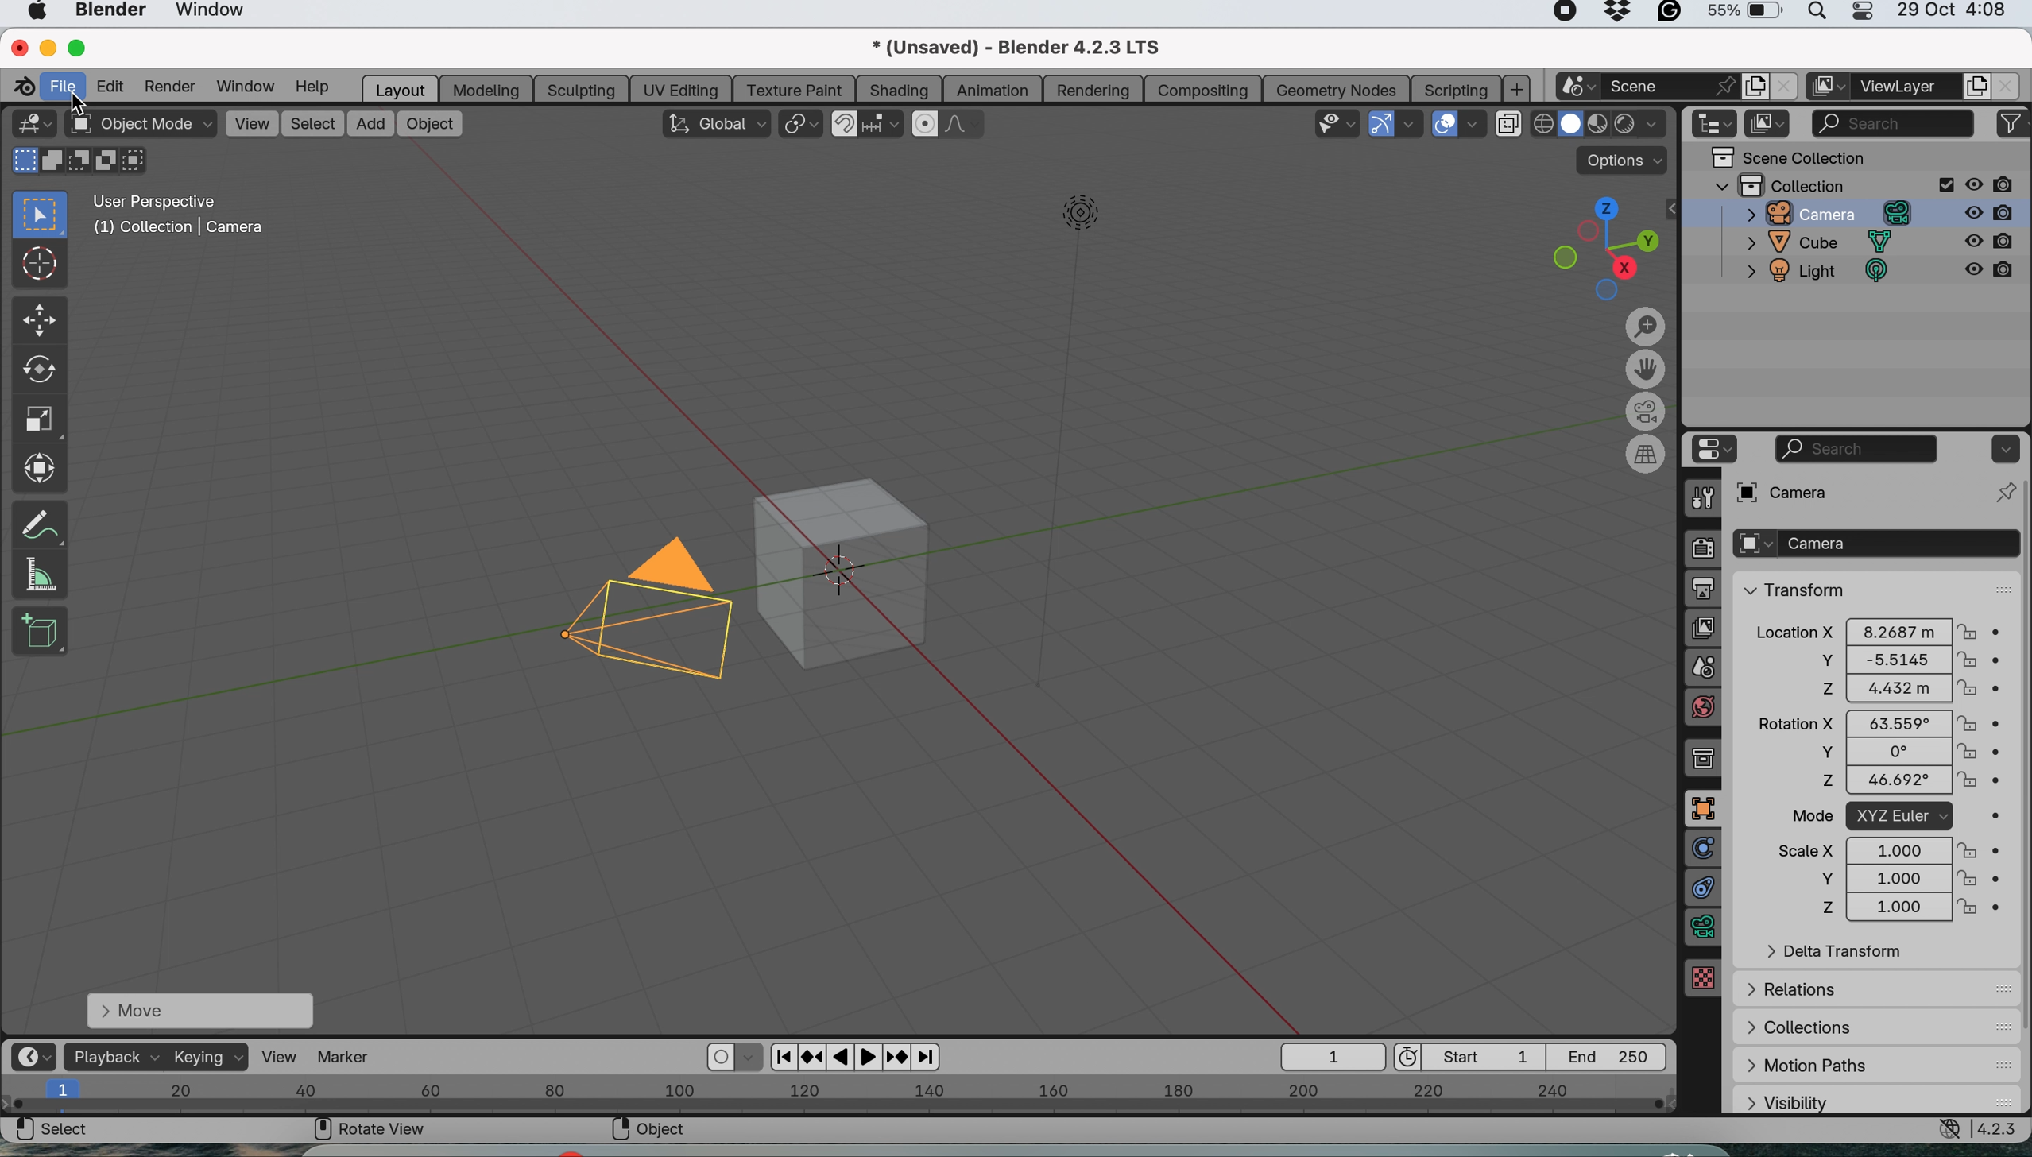  What do you see at coordinates (1601, 124) in the screenshot?
I see `viewport shading` at bounding box center [1601, 124].